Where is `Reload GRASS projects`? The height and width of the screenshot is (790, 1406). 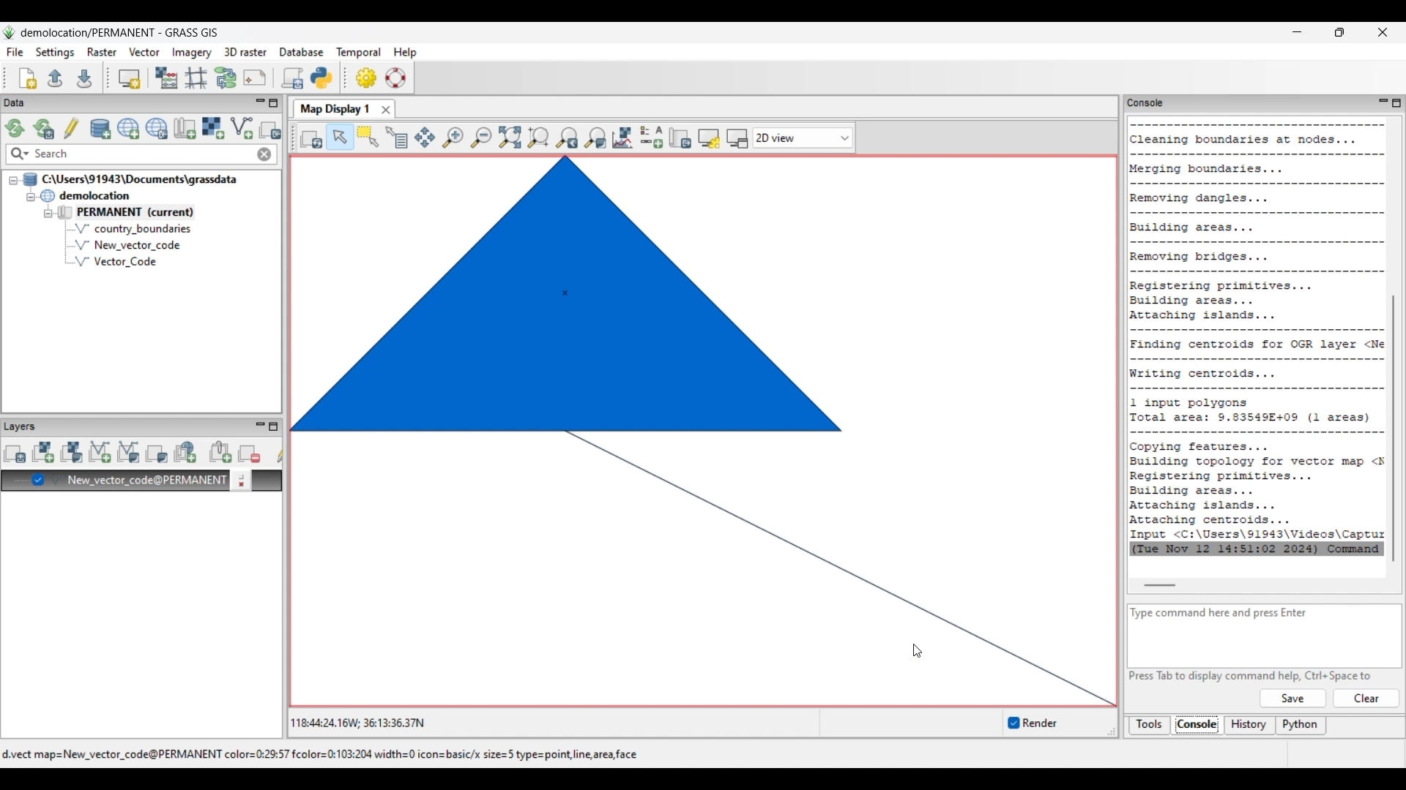
Reload GRASS projects is located at coordinates (15, 128).